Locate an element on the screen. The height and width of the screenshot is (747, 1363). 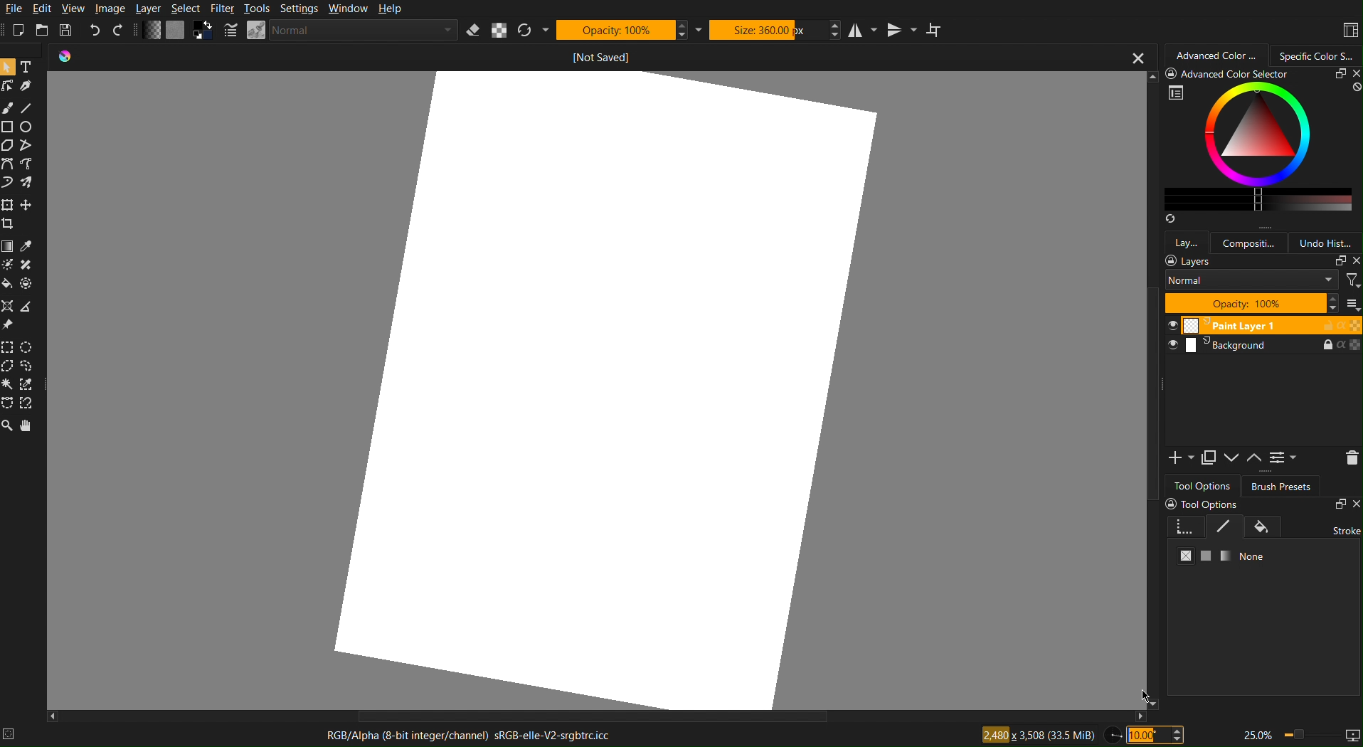
Window is located at coordinates (350, 9).